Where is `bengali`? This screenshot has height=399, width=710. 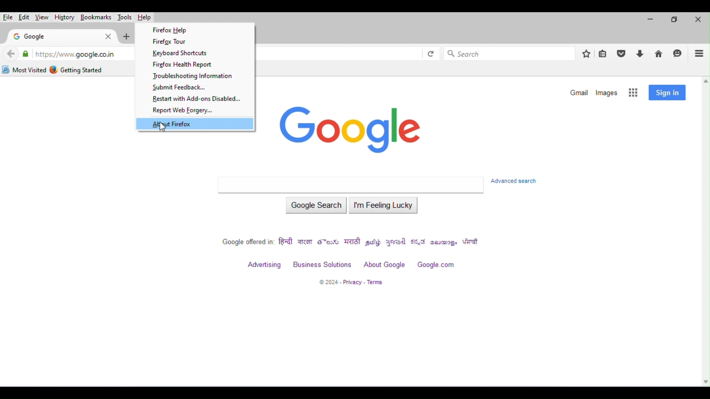
bengali is located at coordinates (305, 242).